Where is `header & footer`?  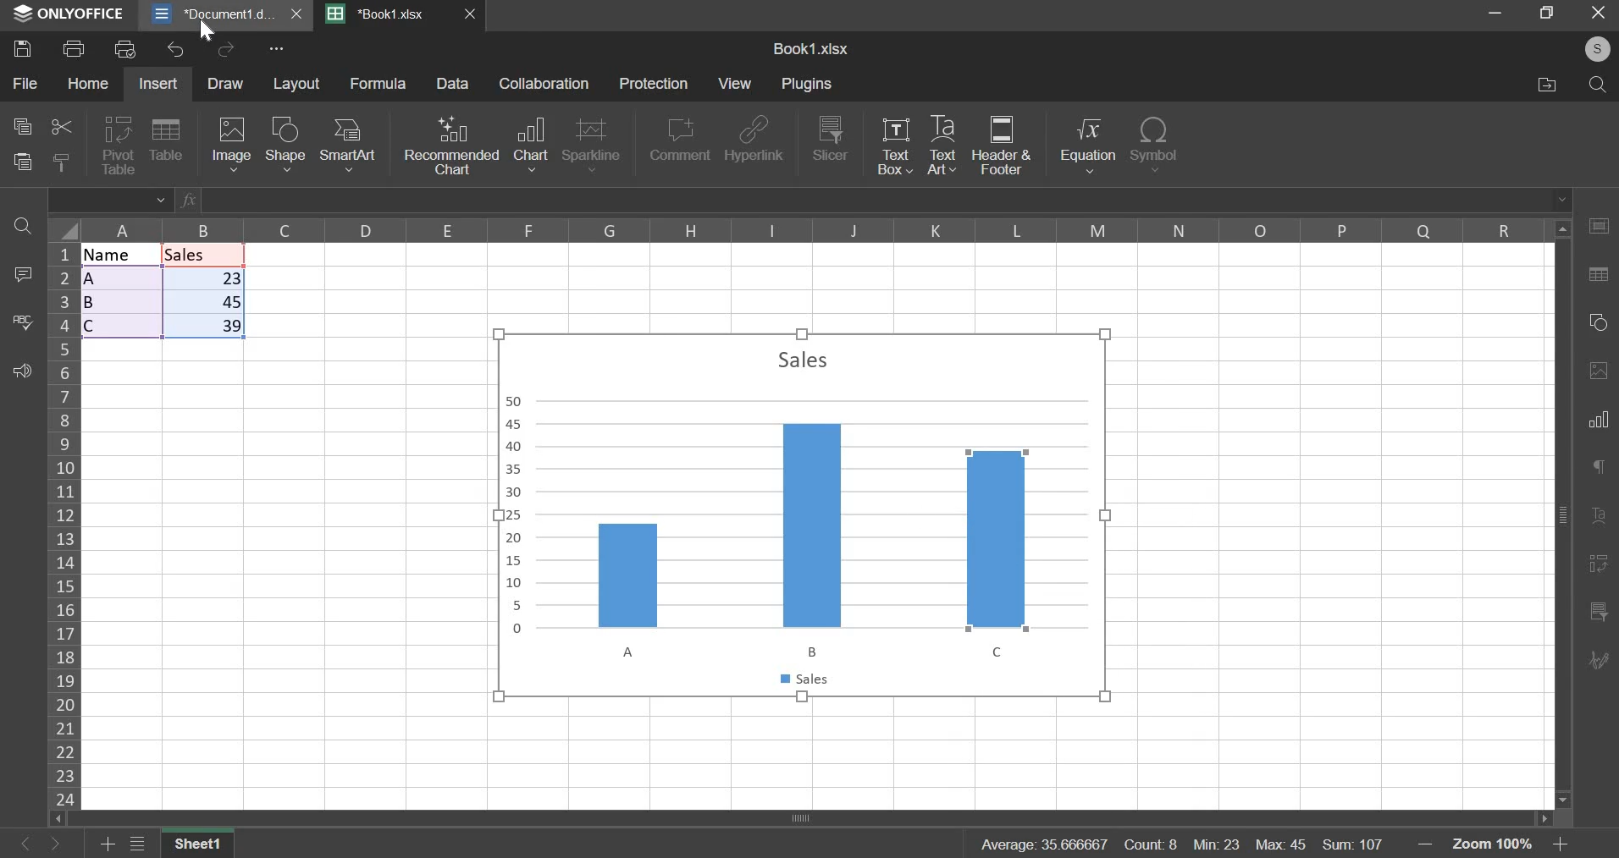
header & footer is located at coordinates (1003, 146).